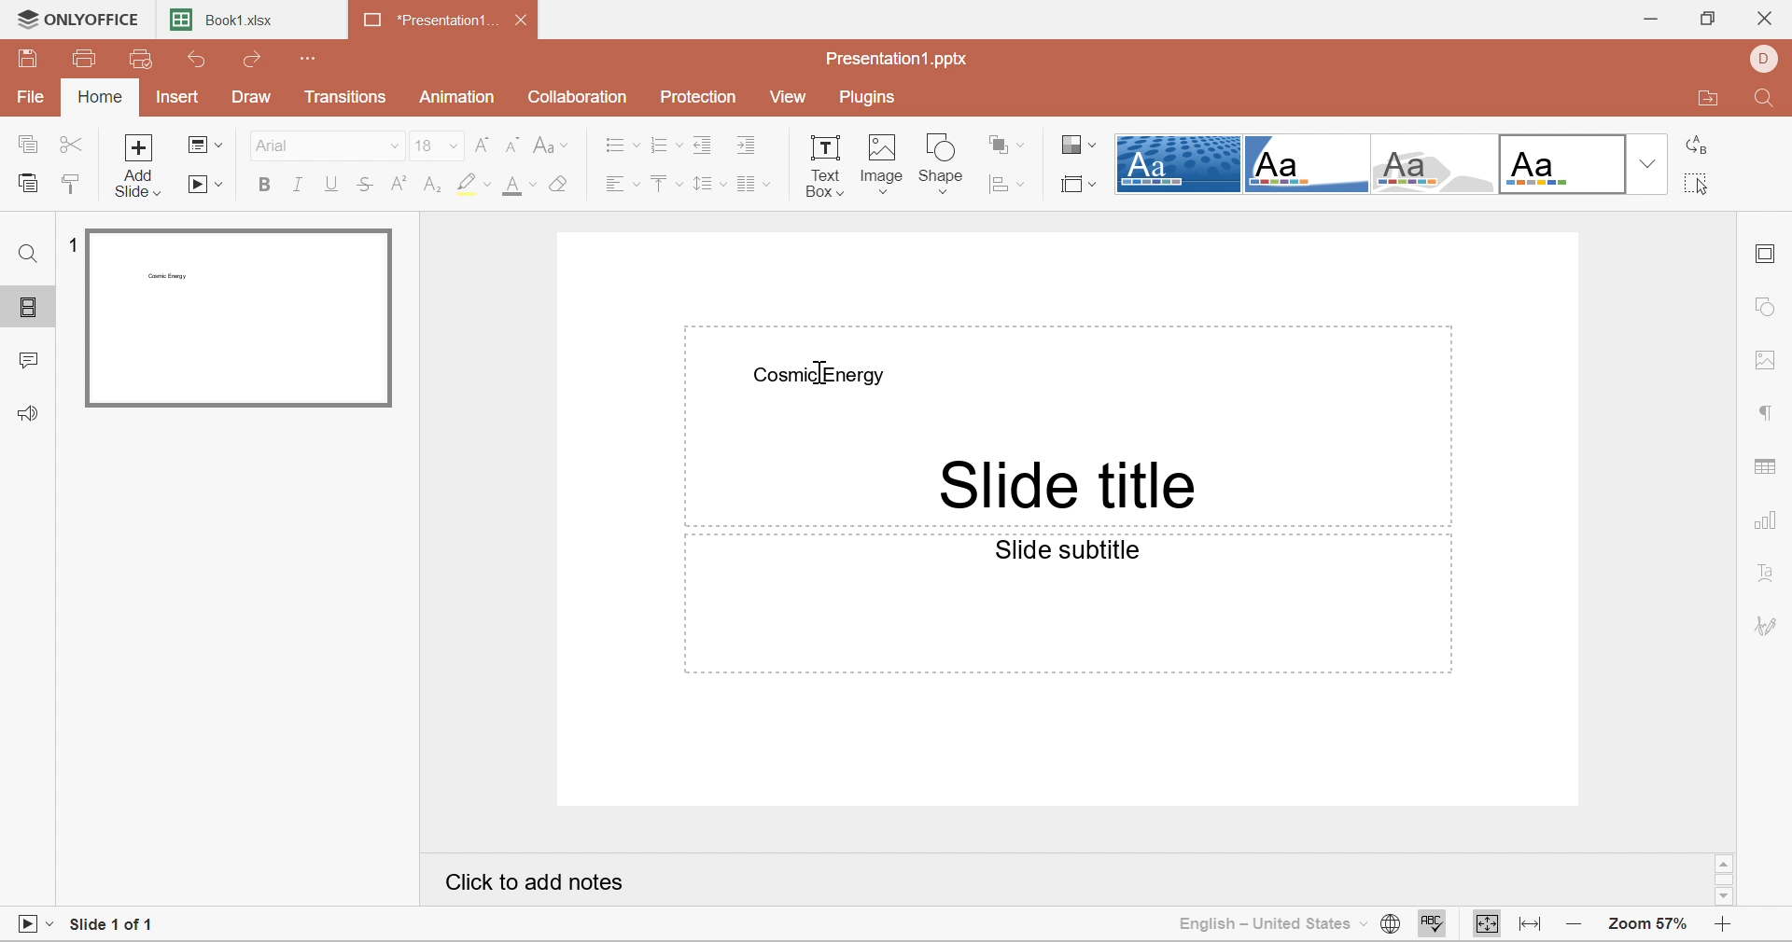 The width and height of the screenshot is (1792, 942). What do you see at coordinates (29, 58) in the screenshot?
I see `Save` at bounding box center [29, 58].